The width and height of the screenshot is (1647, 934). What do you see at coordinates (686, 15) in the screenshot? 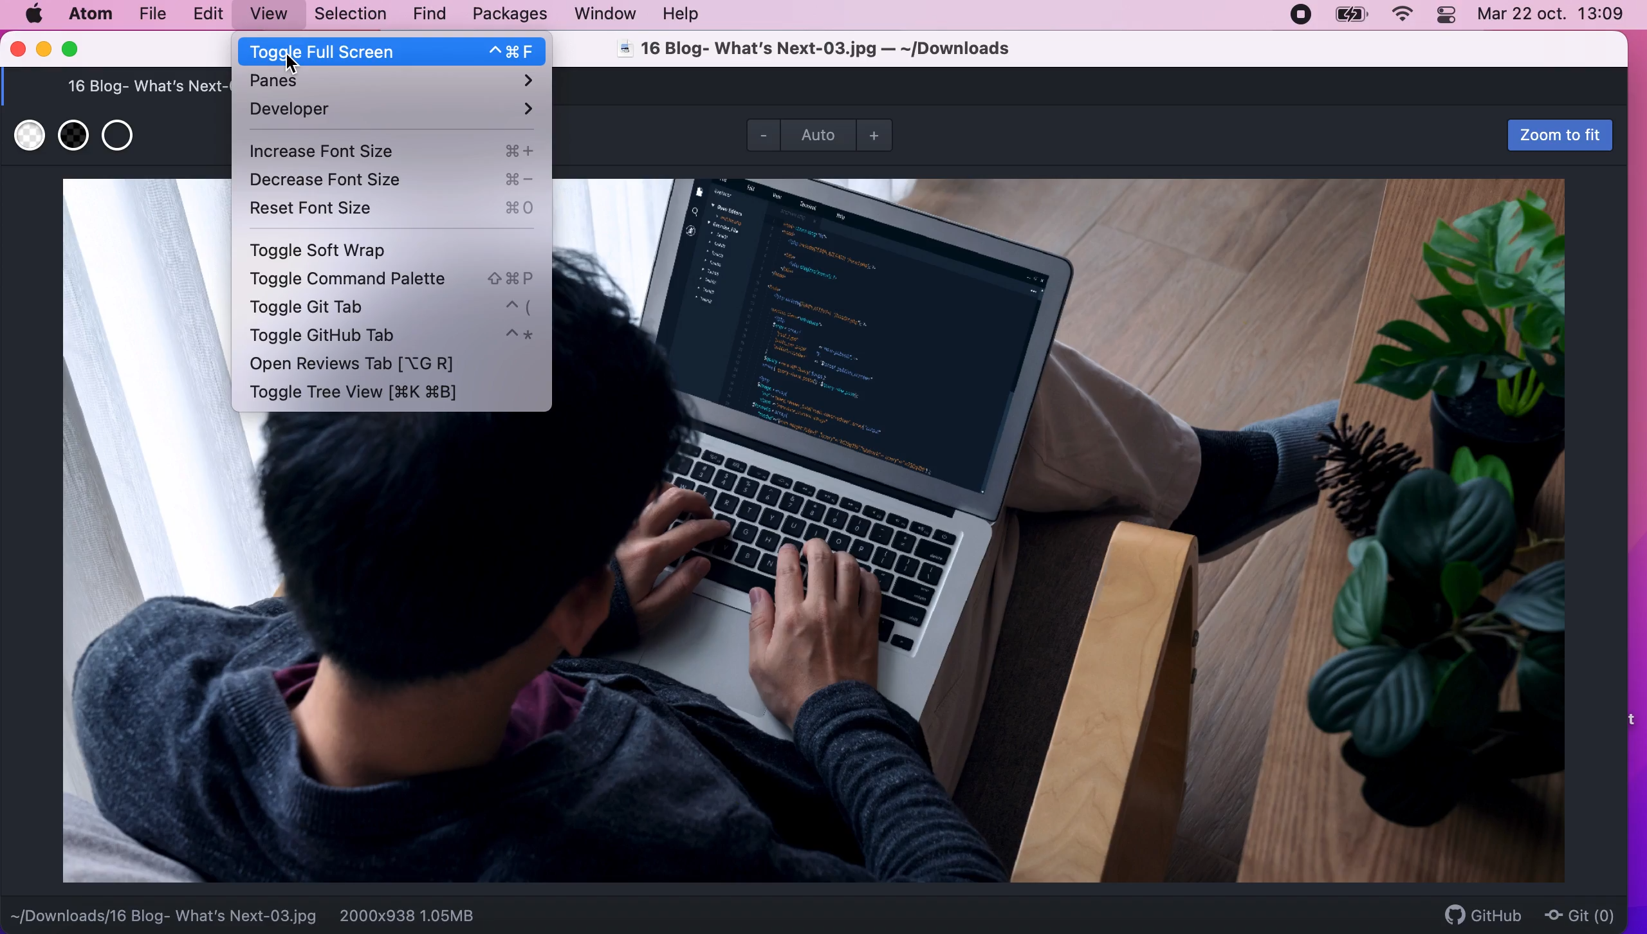
I see `help` at bounding box center [686, 15].